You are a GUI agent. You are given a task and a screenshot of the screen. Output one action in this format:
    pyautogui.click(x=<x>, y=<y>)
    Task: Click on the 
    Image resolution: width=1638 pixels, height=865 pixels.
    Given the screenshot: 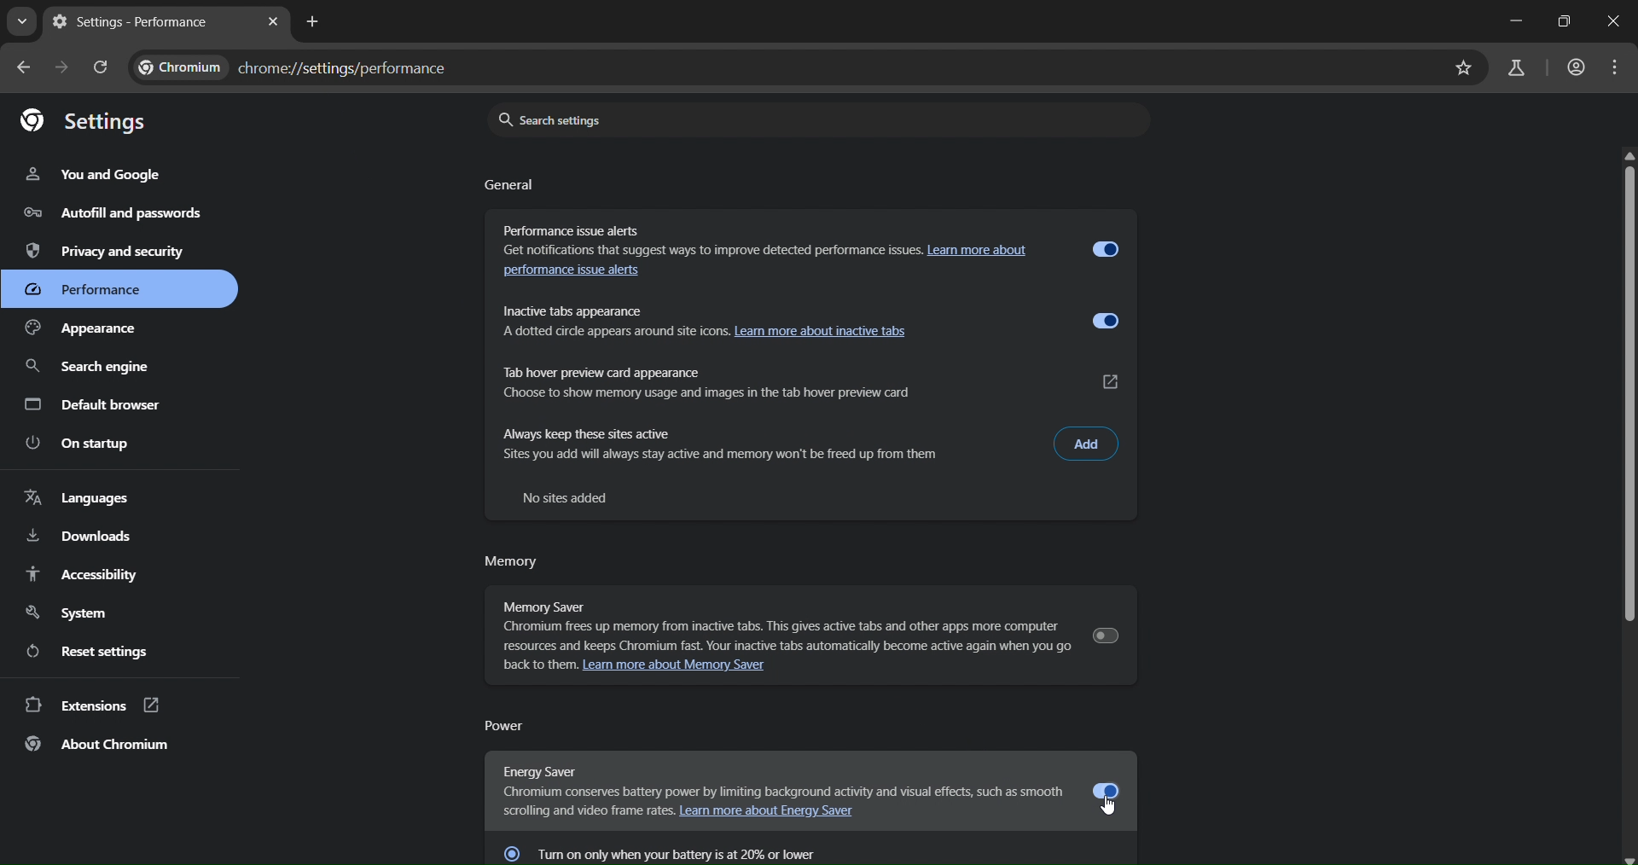 What is the action you would take?
    pyautogui.click(x=88, y=368)
    